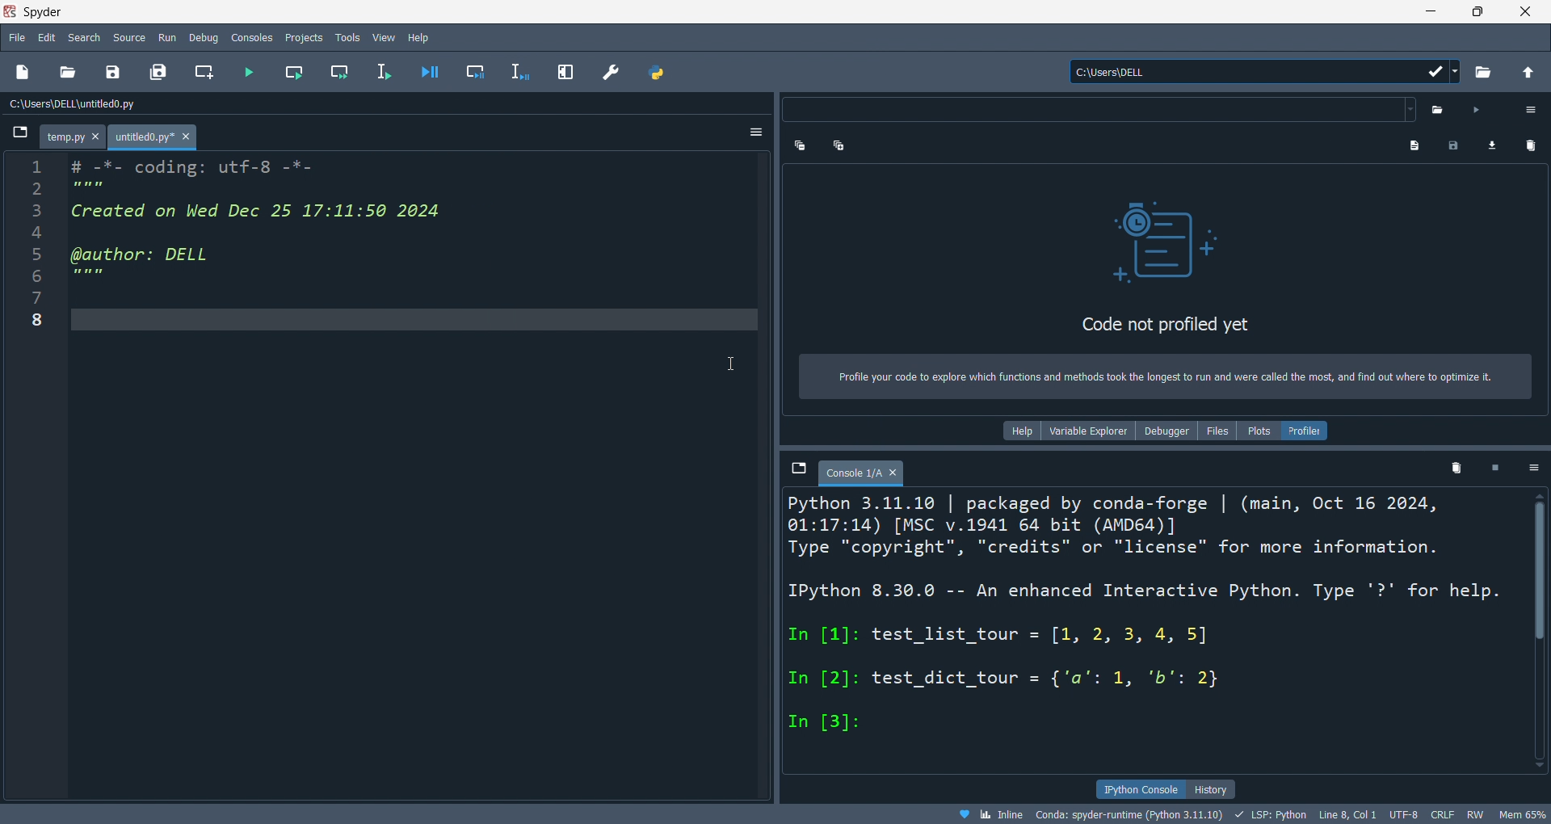  I want to click on debugger, so click(1167, 431).